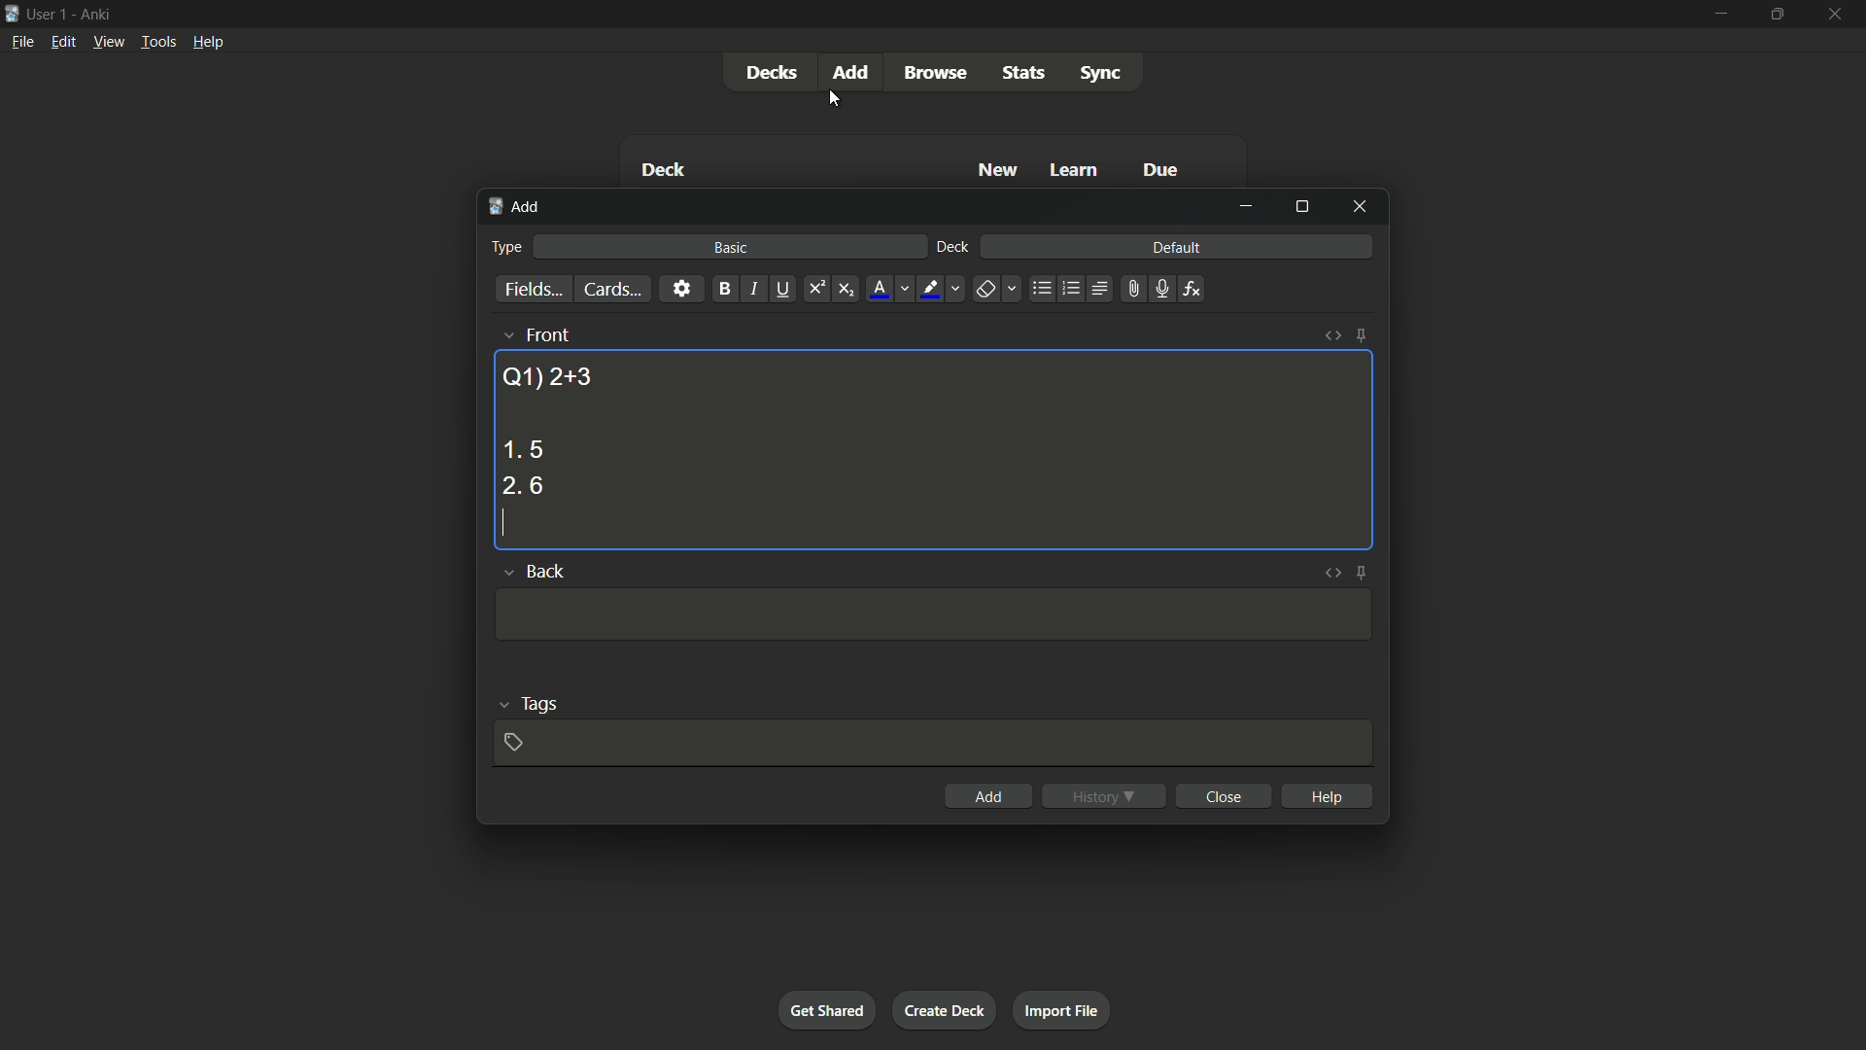 The width and height of the screenshot is (1866, 1050). I want to click on option 2, so click(523, 487).